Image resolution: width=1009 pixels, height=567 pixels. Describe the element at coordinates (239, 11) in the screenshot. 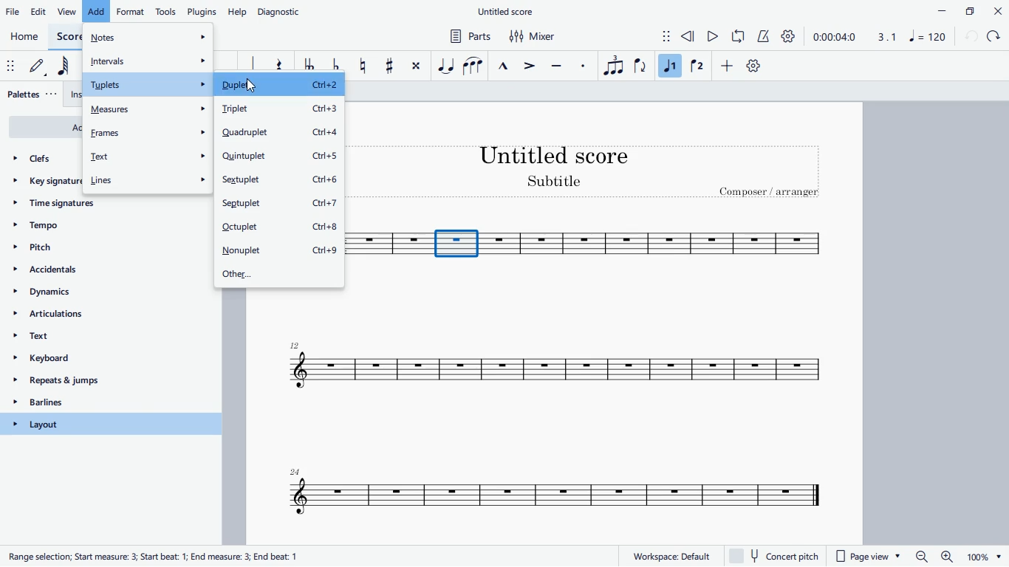

I see `help` at that location.